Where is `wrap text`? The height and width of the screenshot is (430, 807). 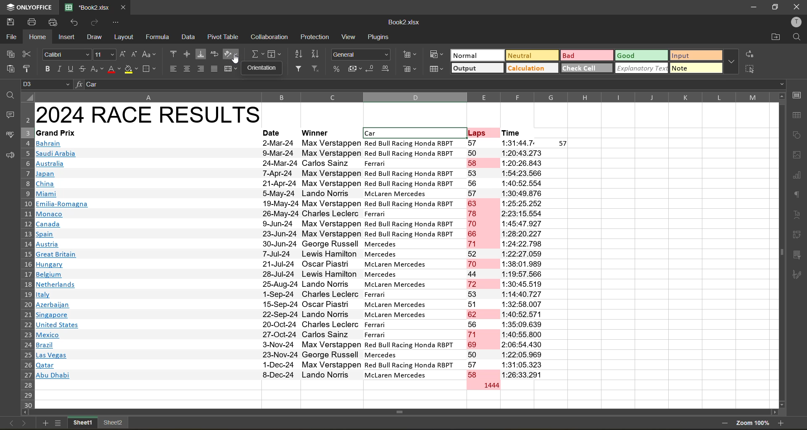 wrap text is located at coordinates (214, 55).